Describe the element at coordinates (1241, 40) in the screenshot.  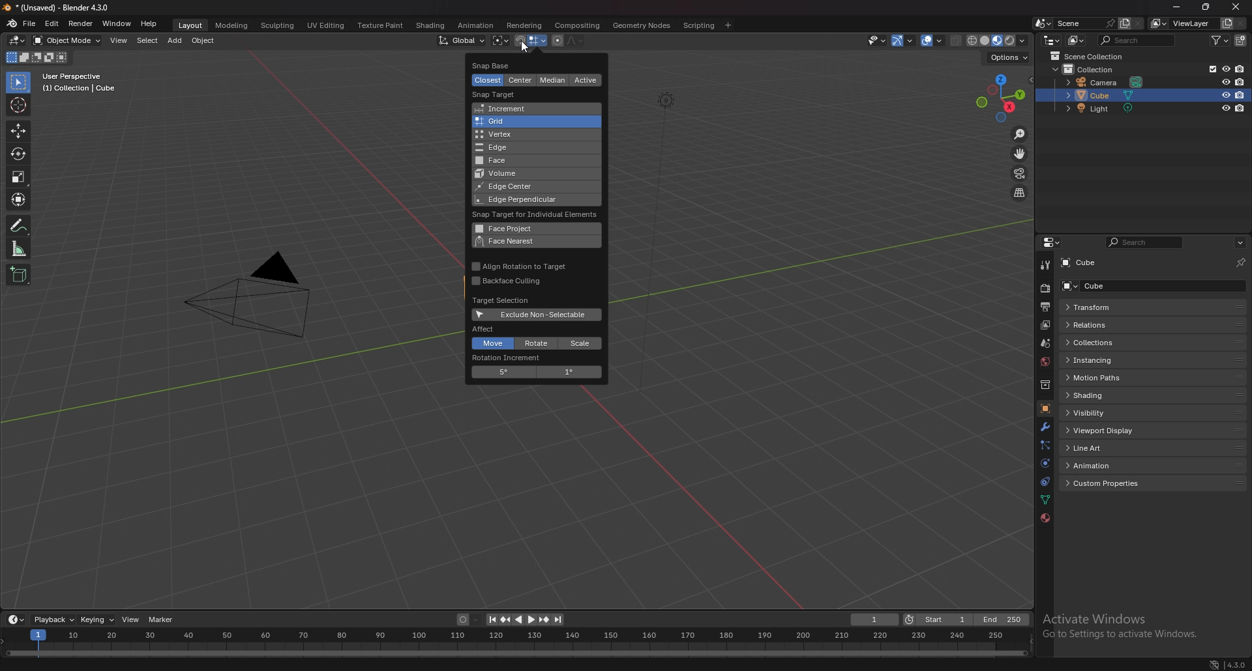
I see `add collection` at that location.